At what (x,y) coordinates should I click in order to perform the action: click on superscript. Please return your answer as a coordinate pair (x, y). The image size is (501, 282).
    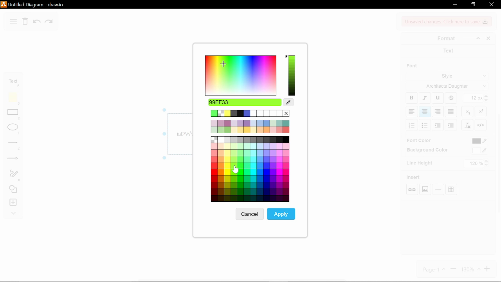
    Looking at the image, I should click on (482, 112).